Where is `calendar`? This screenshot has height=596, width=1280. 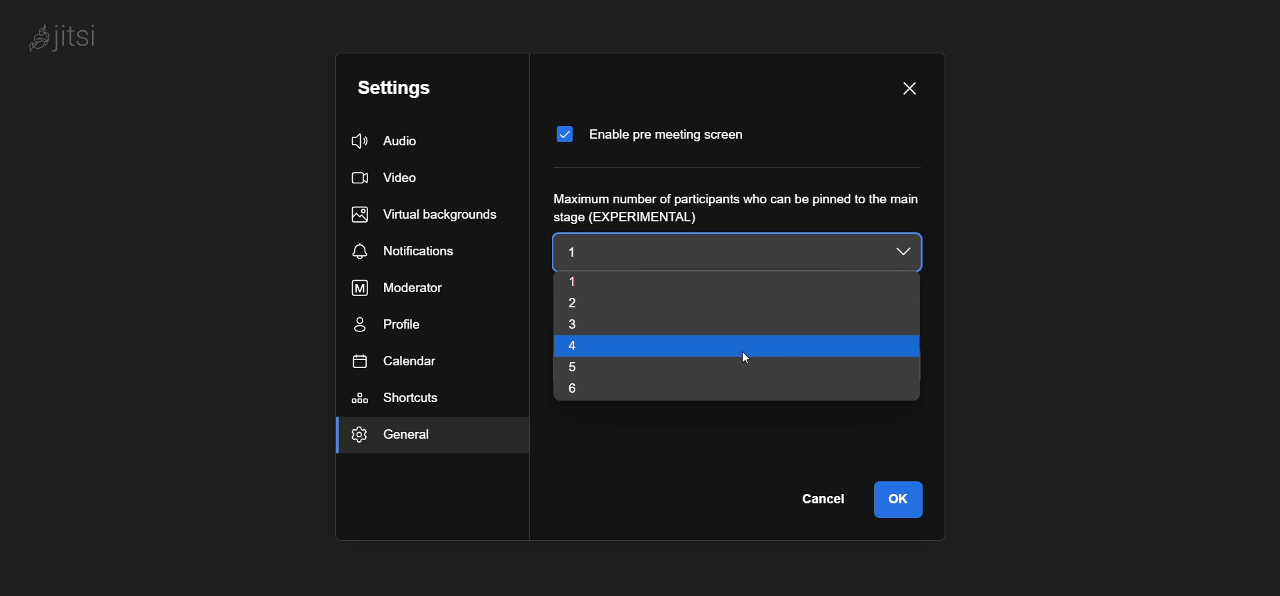 calendar is located at coordinates (395, 360).